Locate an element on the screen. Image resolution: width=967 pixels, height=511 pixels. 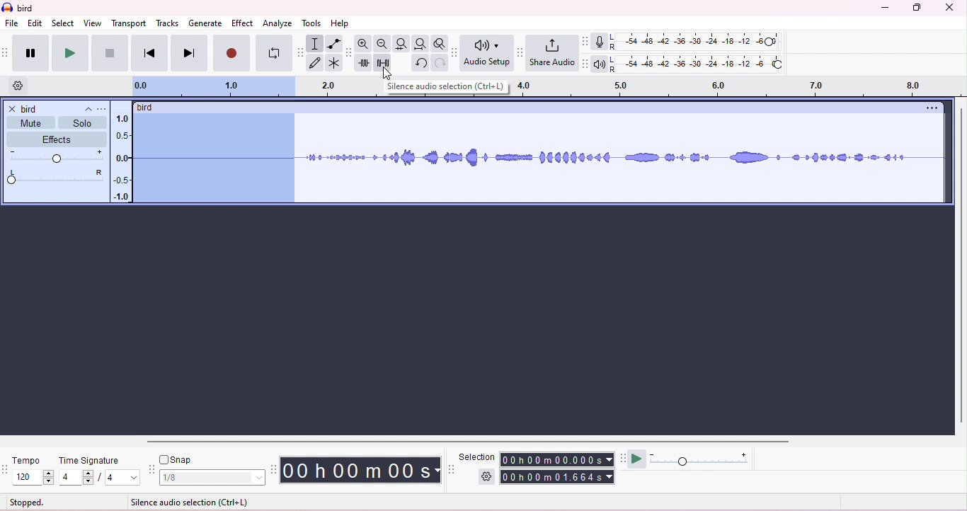
options is located at coordinates (929, 109).